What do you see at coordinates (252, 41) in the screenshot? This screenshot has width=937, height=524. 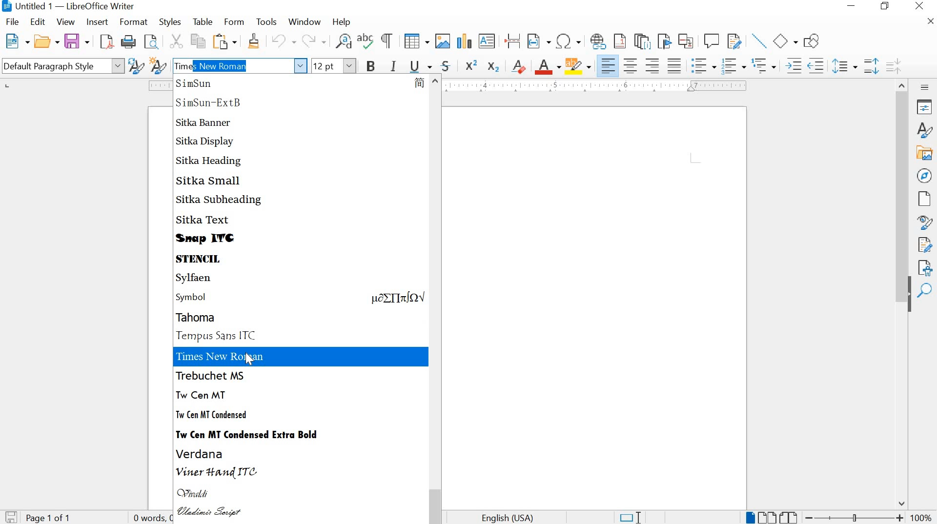 I see `CLONE FORMATTING` at bounding box center [252, 41].